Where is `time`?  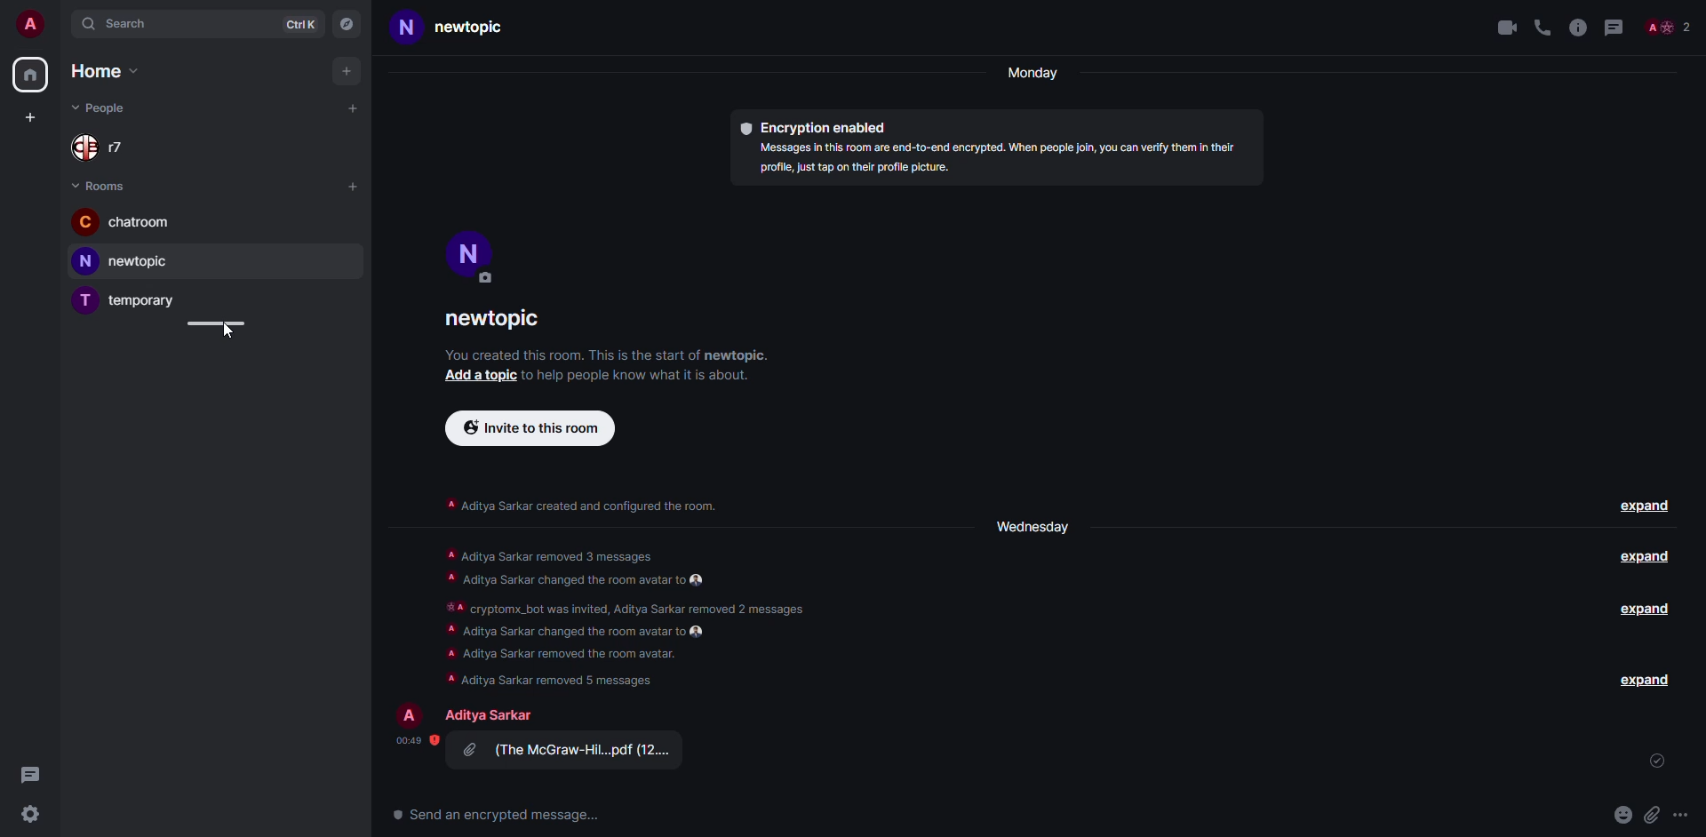
time is located at coordinates (411, 741).